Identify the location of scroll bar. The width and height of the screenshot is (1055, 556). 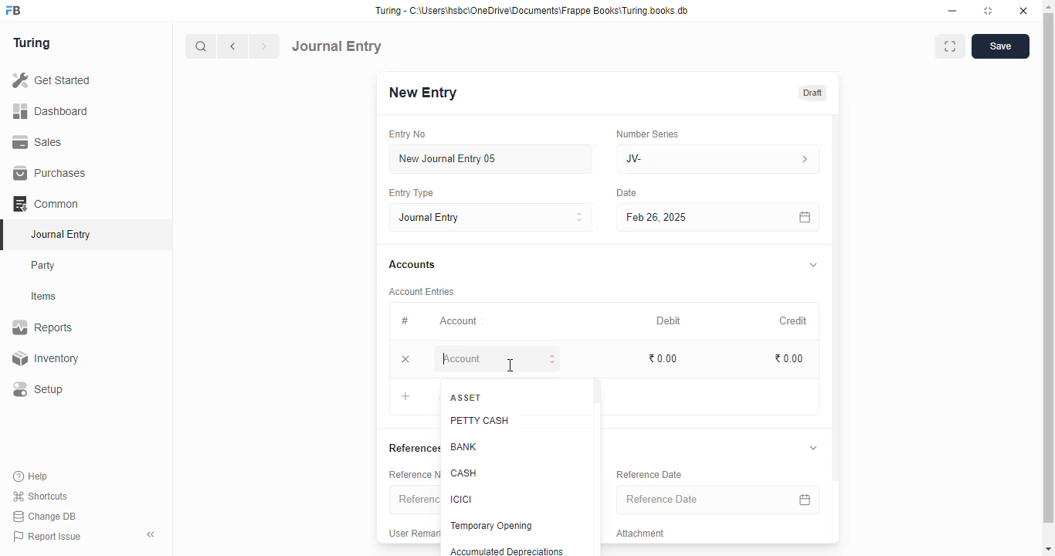
(597, 466).